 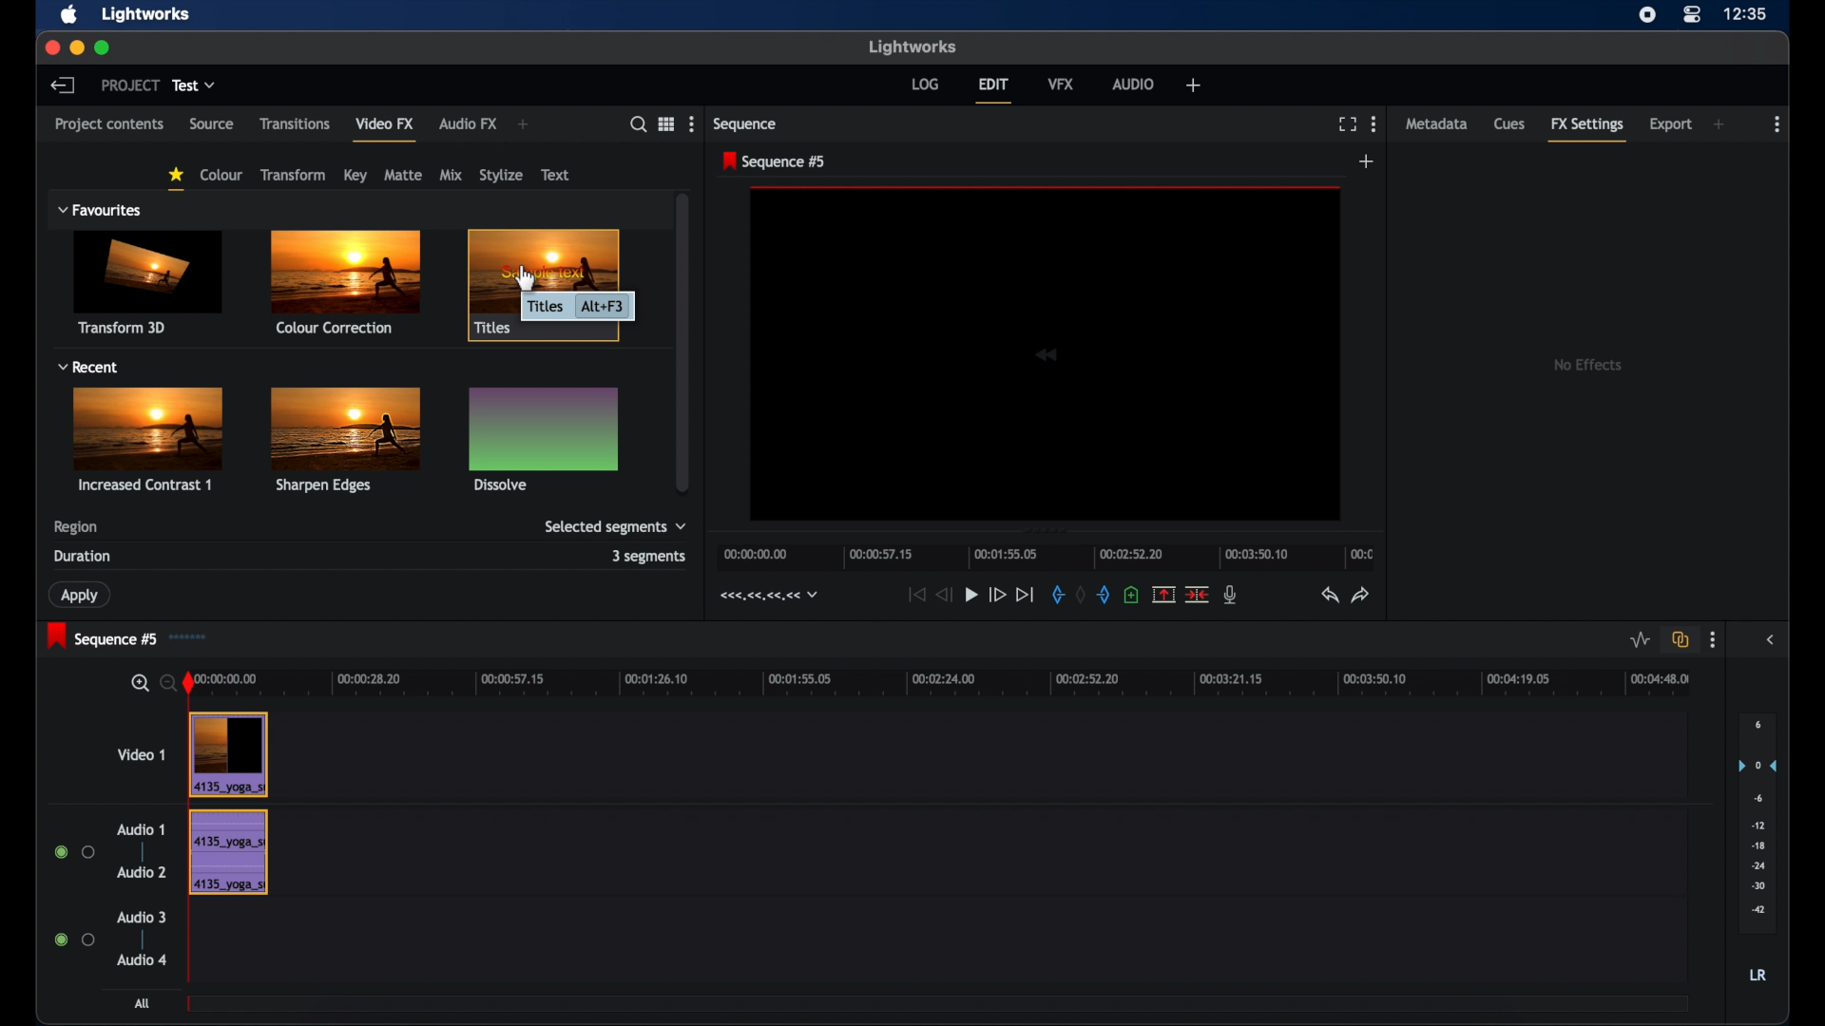 I want to click on minimize, so click(x=76, y=47).